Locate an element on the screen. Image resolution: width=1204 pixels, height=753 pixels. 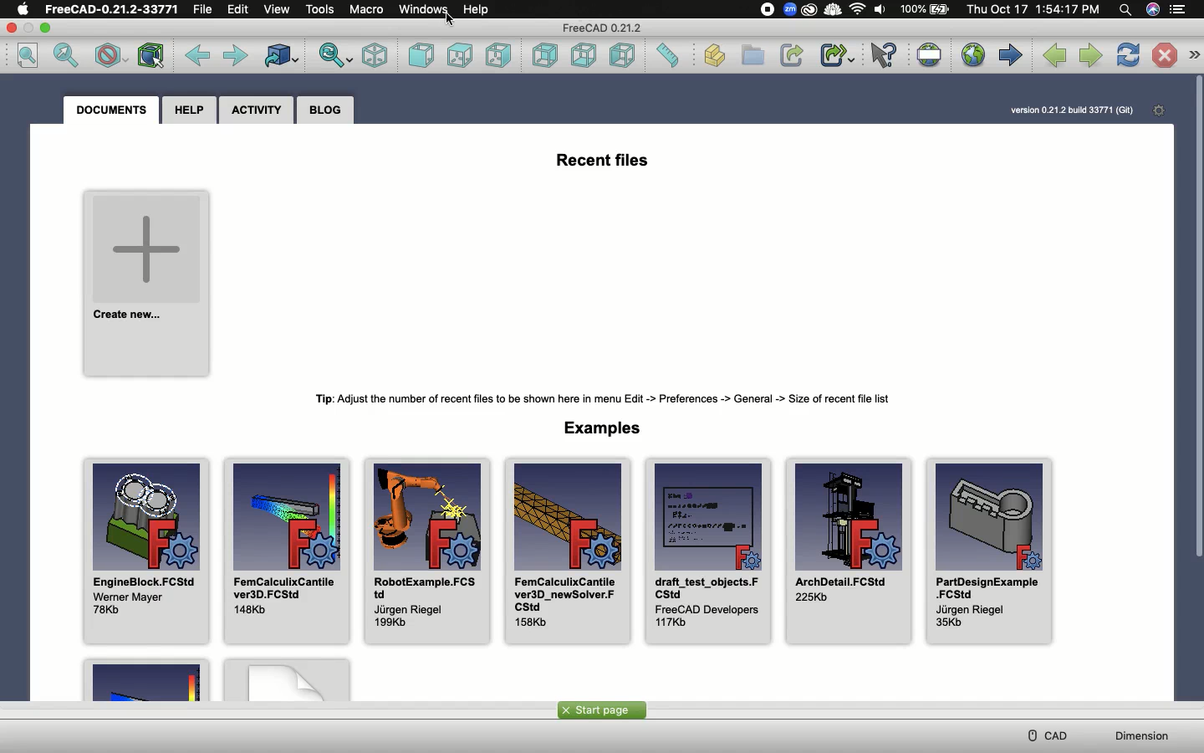
Fit selection is located at coordinates (69, 54).